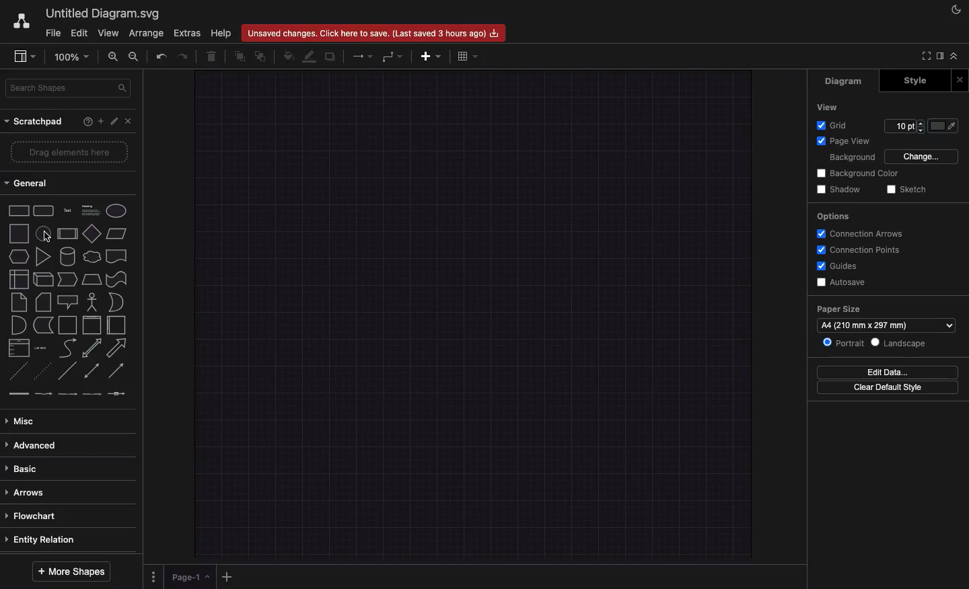 The height and width of the screenshot is (589, 969). I want to click on Fulscreen, so click(925, 56).